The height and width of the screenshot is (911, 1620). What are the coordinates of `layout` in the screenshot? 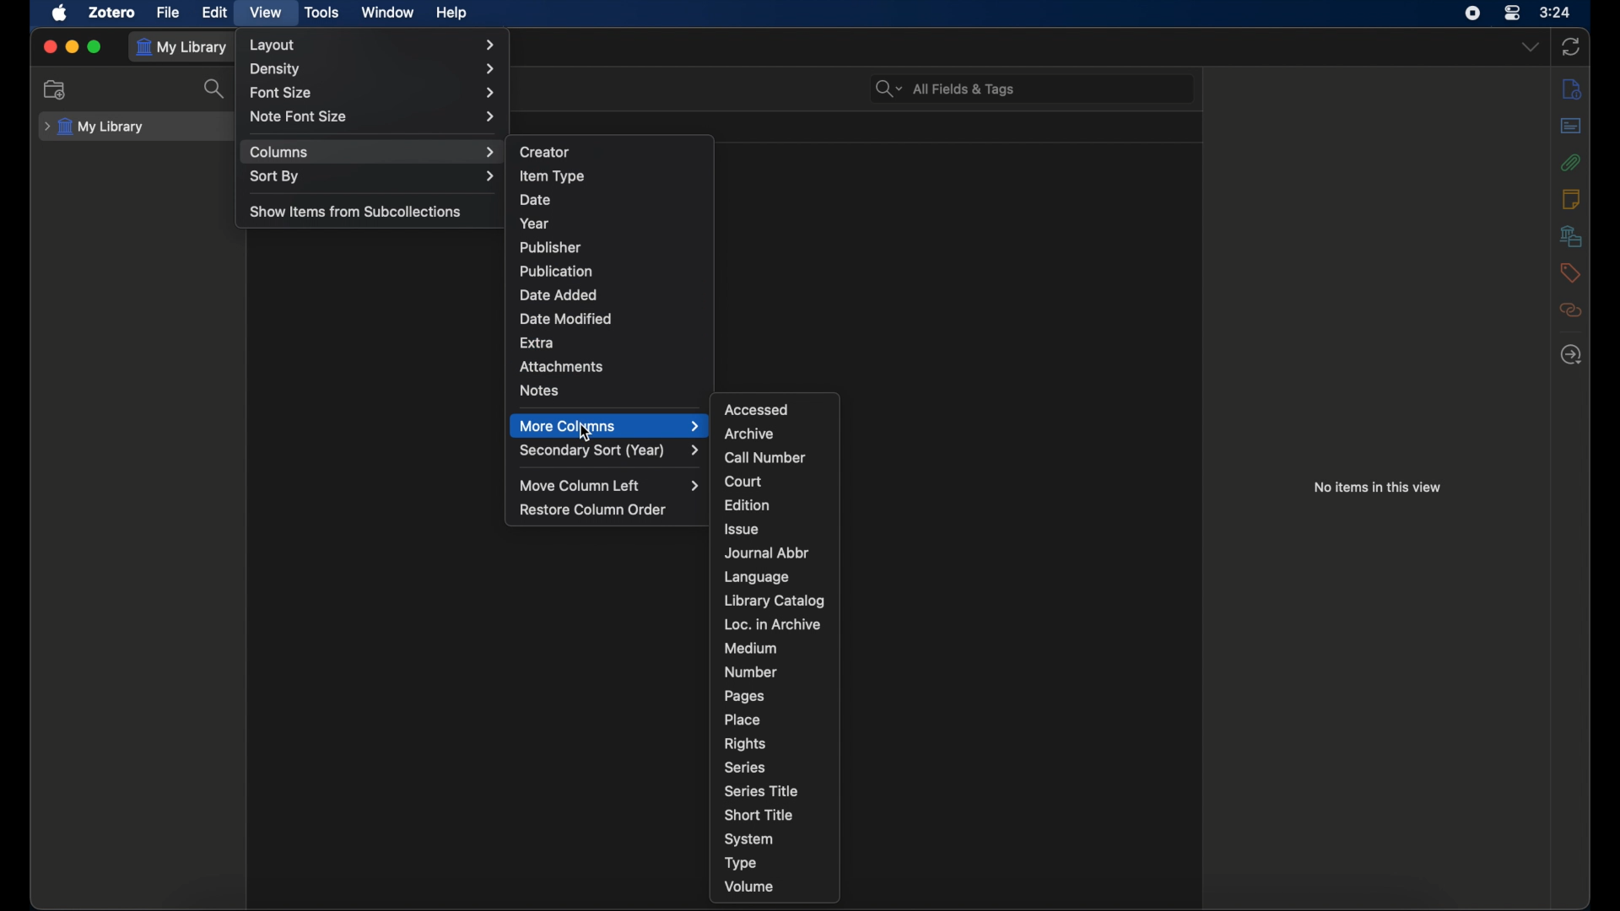 It's located at (376, 46).